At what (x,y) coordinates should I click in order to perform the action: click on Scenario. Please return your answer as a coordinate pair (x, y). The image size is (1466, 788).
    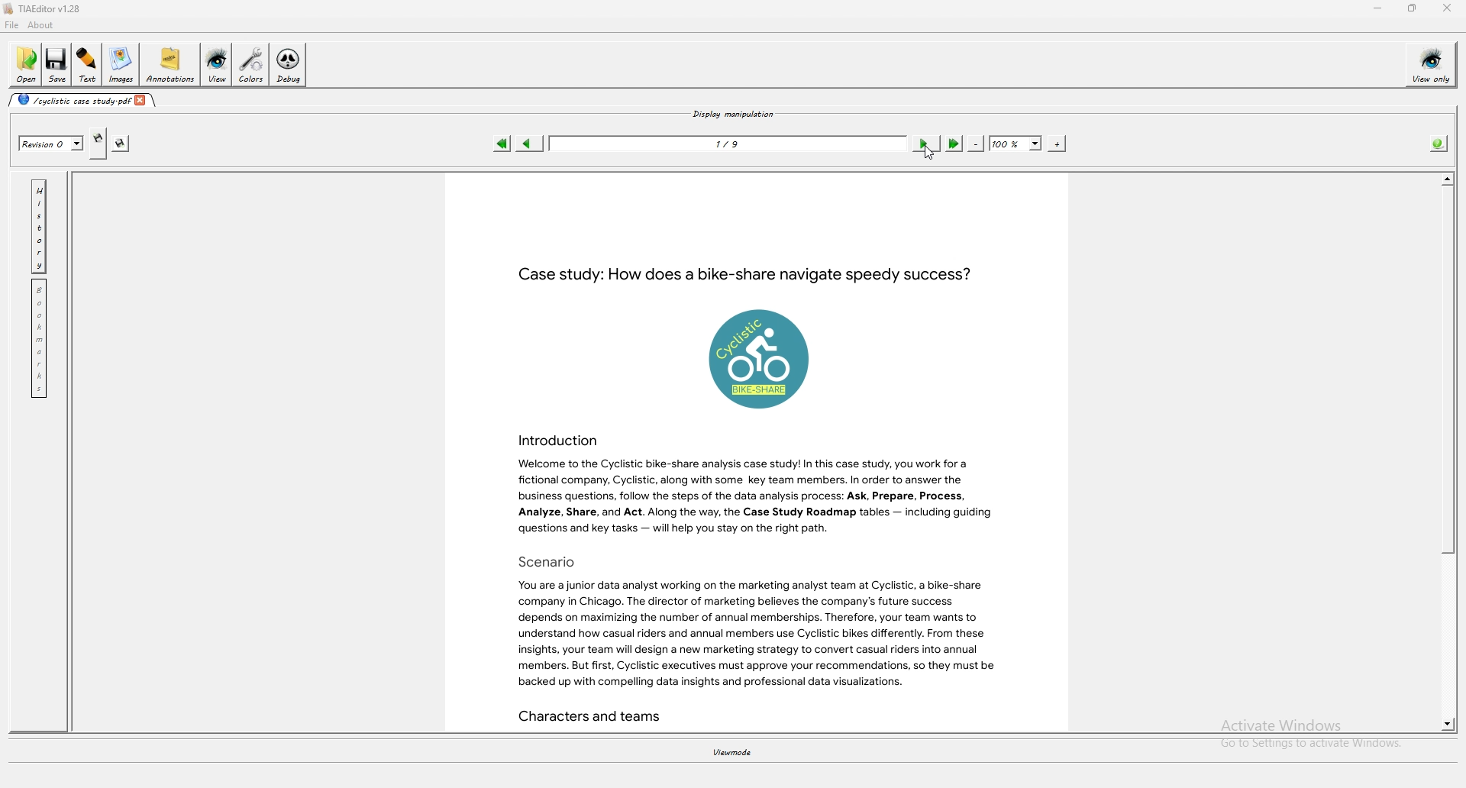
    Looking at the image, I should click on (551, 562).